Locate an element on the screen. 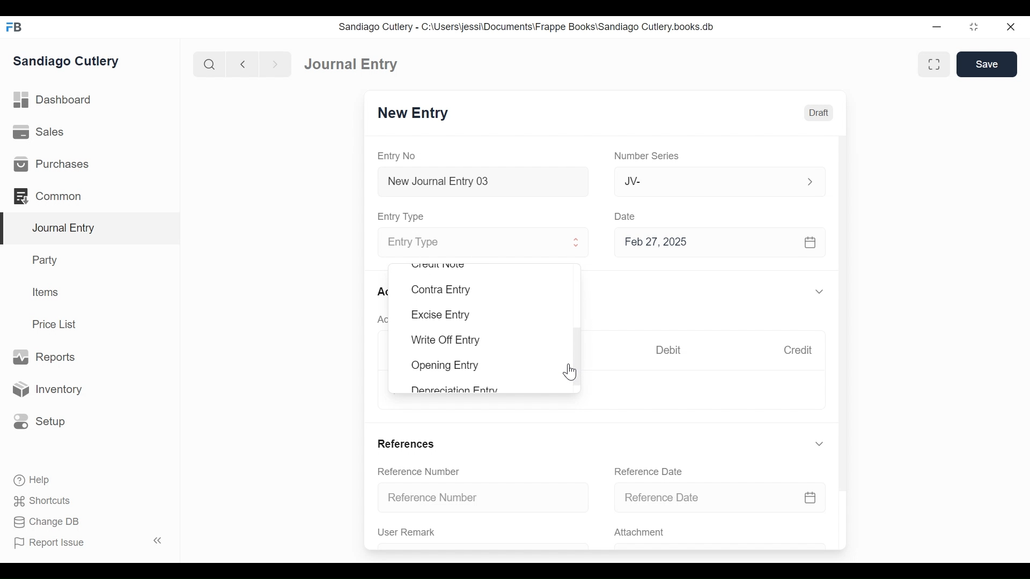 This screenshot has height=579, width=1030. Dashboard is located at coordinates (53, 100).